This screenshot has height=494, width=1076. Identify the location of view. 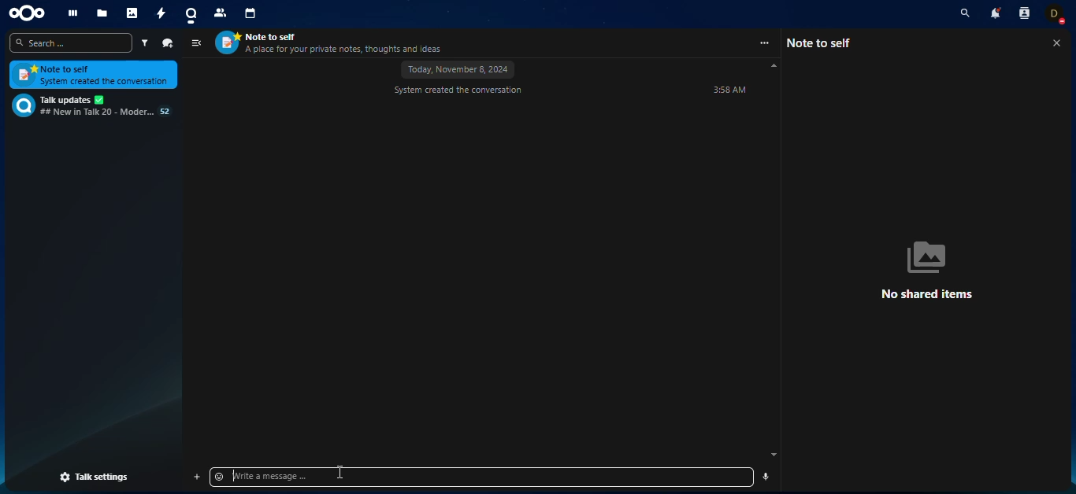
(196, 43).